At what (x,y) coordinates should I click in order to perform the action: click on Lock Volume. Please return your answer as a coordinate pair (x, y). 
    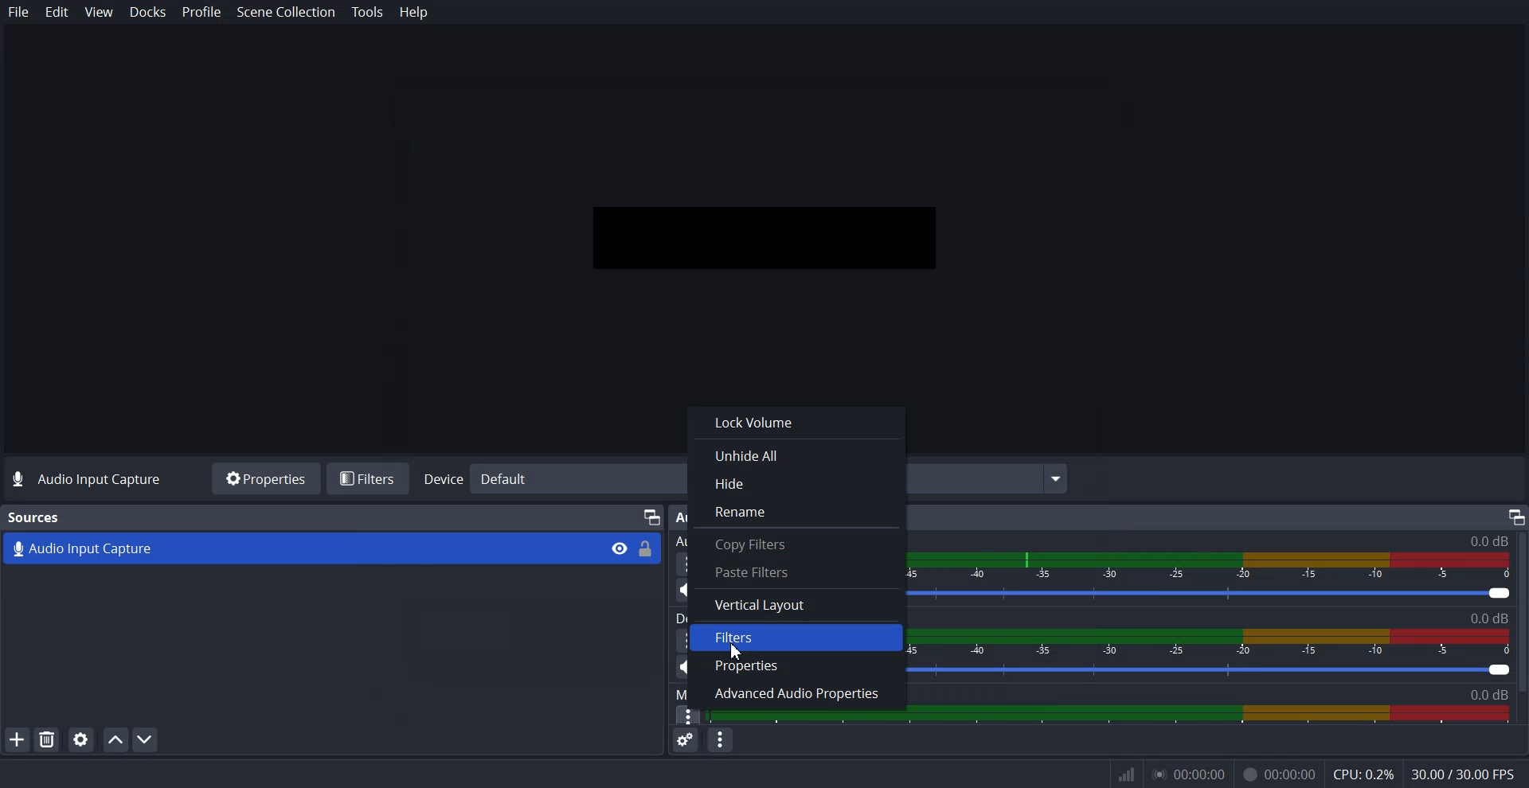
    Looking at the image, I should click on (804, 422).